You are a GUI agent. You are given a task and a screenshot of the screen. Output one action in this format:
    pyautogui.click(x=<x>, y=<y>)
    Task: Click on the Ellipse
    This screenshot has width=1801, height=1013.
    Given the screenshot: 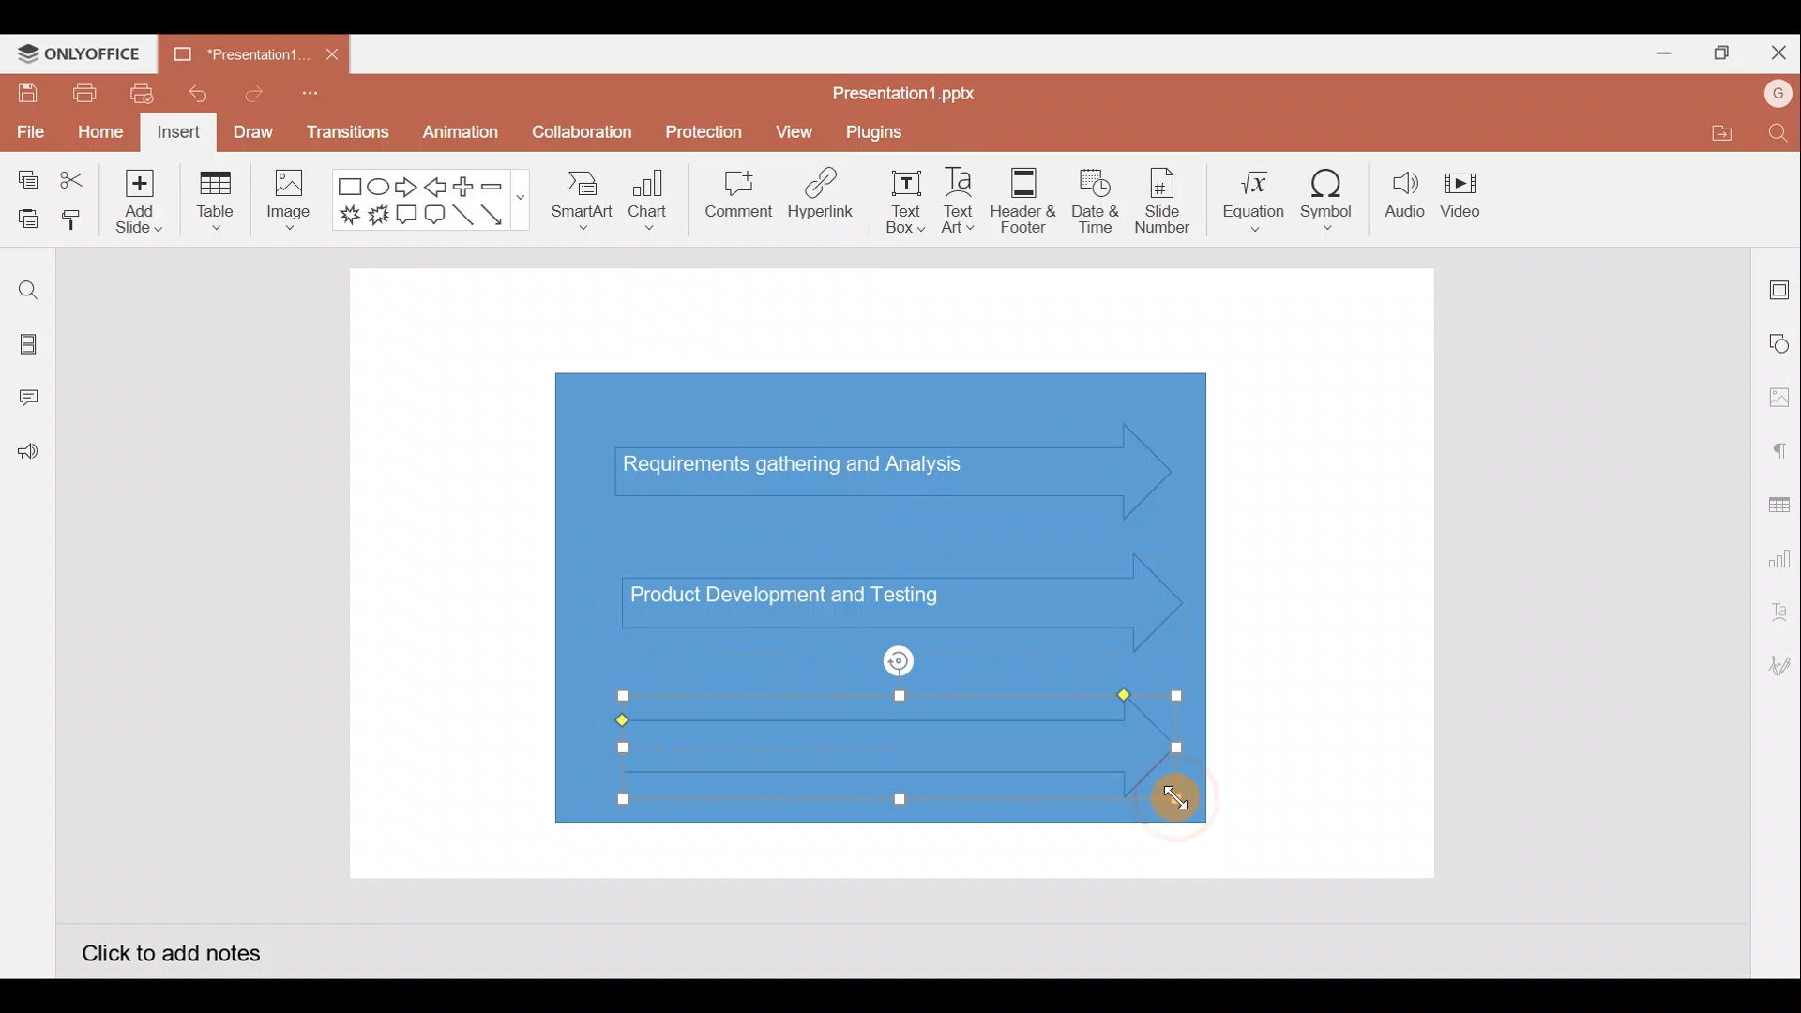 What is the action you would take?
    pyautogui.click(x=381, y=186)
    